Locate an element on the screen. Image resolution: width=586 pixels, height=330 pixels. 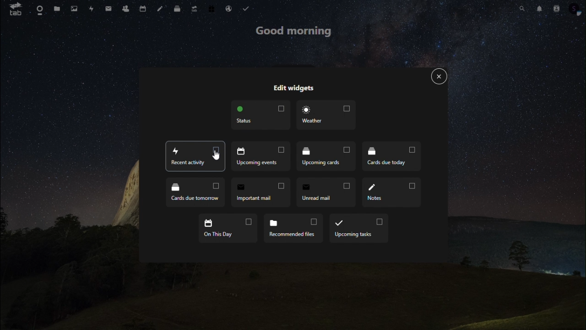
contacts is located at coordinates (557, 11).